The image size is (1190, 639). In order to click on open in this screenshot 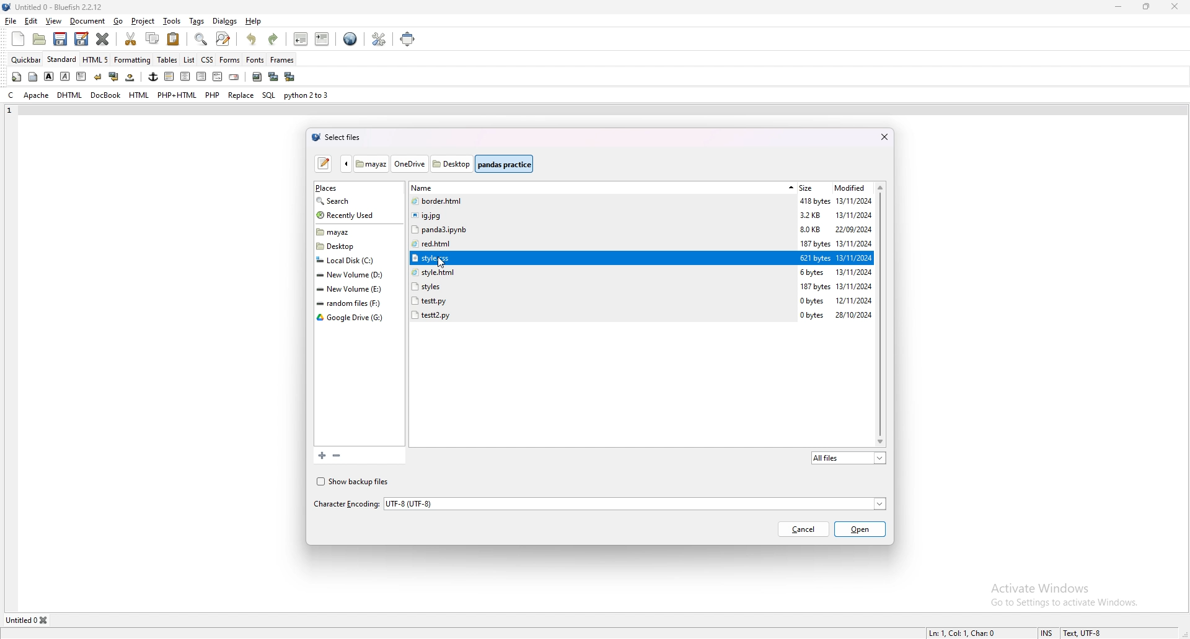, I will do `click(40, 39)`.